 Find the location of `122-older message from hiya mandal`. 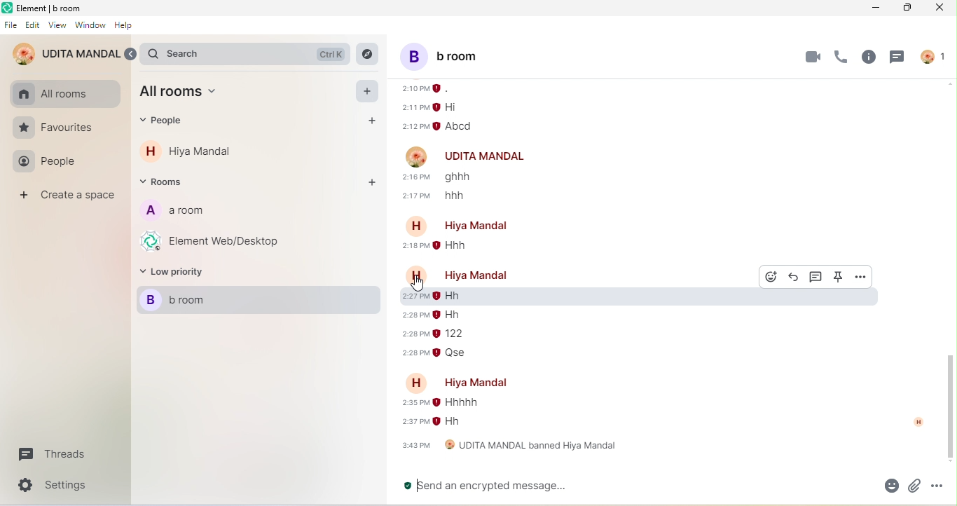

122-older message from hiya mandal is located at coordinates (453, 334).